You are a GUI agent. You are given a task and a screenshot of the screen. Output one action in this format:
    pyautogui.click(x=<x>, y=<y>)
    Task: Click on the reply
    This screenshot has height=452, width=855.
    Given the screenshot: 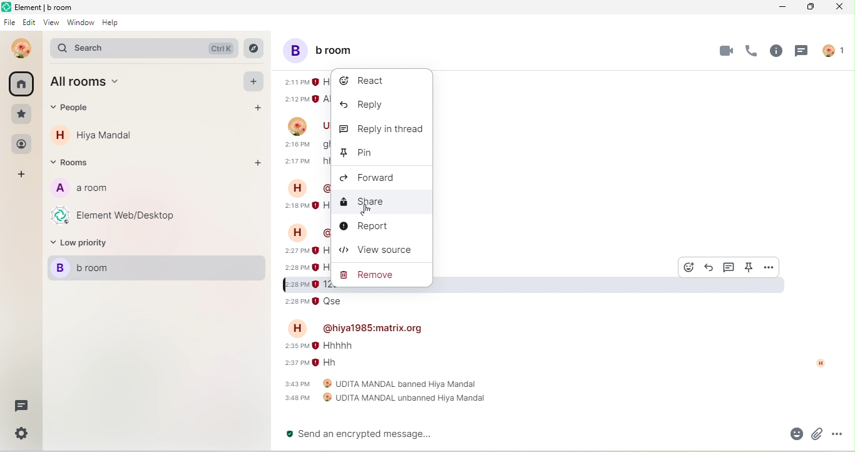 What is the action you would take?
    pyautogui.click(x=364, y=106)
    